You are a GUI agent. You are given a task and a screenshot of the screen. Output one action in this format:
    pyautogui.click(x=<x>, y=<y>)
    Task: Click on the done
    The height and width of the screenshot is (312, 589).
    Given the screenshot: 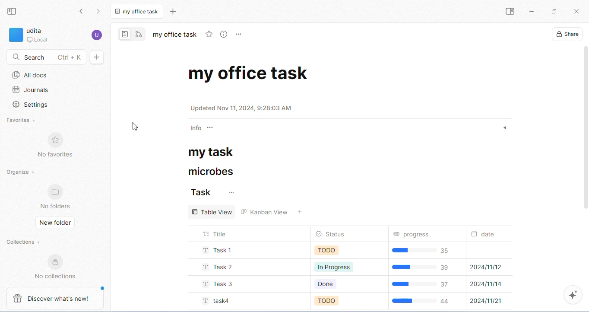 What is the action you would take?
    pyautogui.click(x=333, y=284)
    